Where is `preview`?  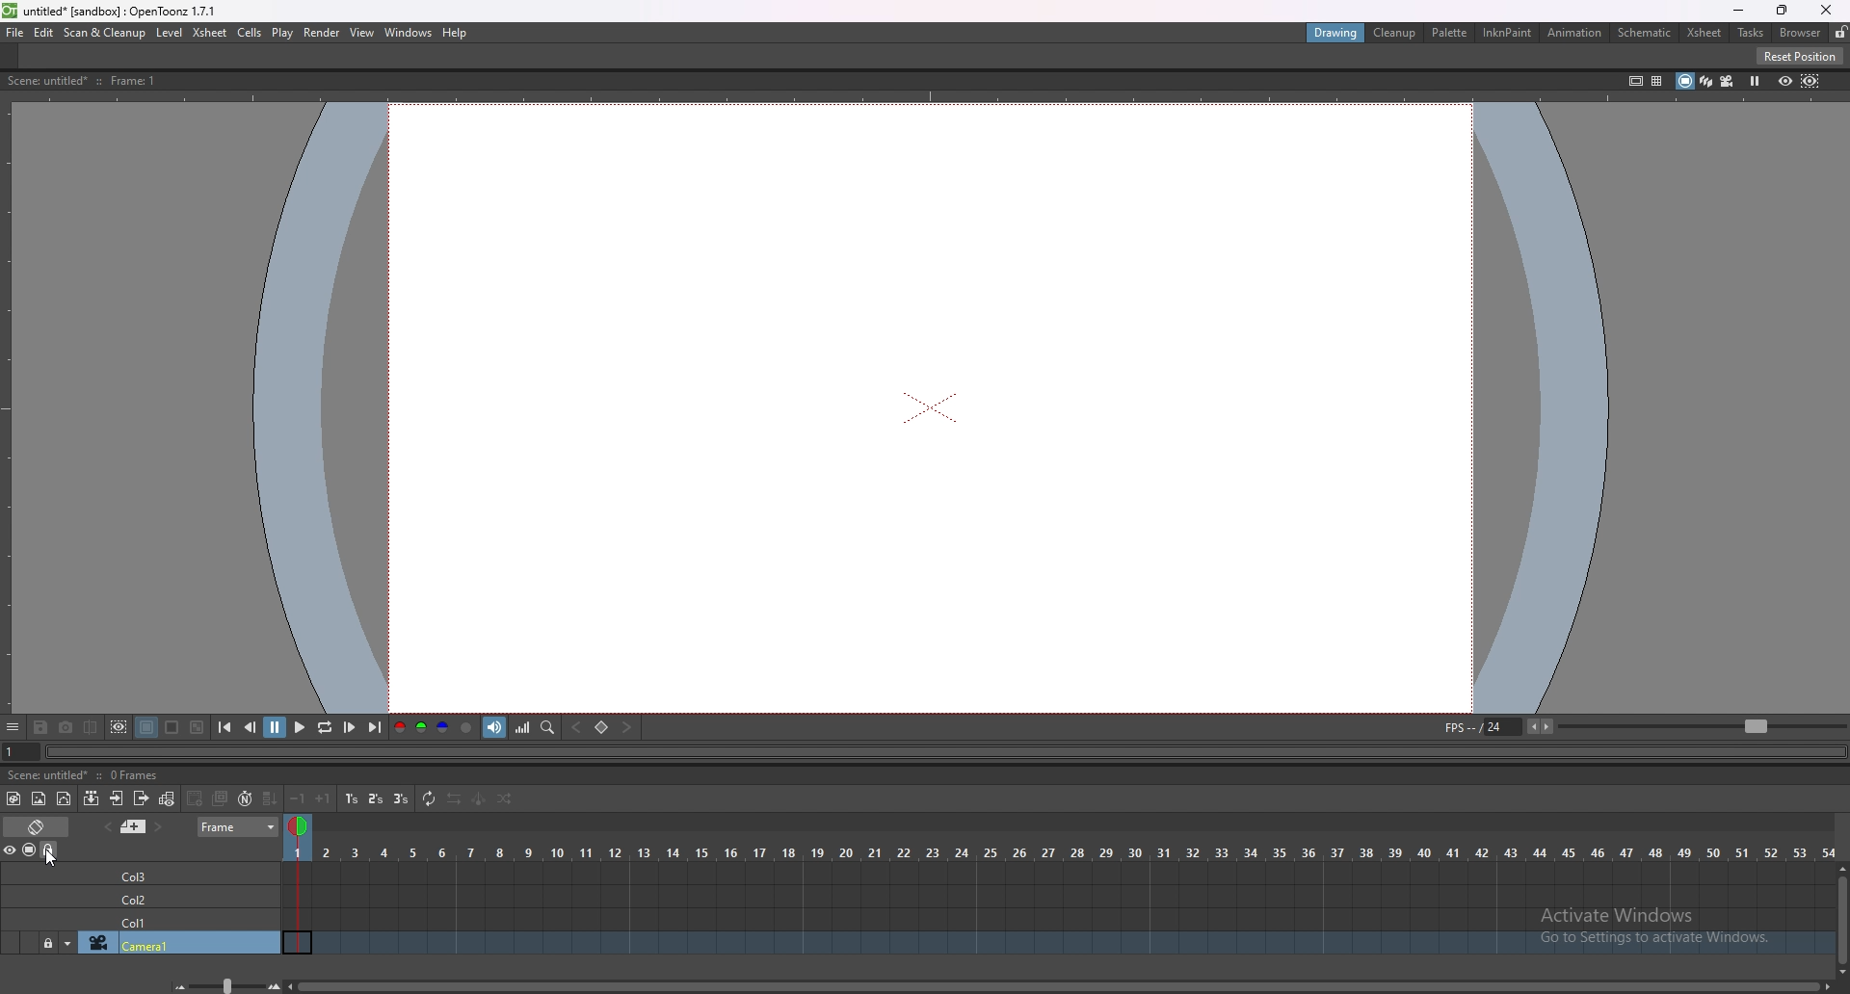 preview is located at coordinates (1784, 80).